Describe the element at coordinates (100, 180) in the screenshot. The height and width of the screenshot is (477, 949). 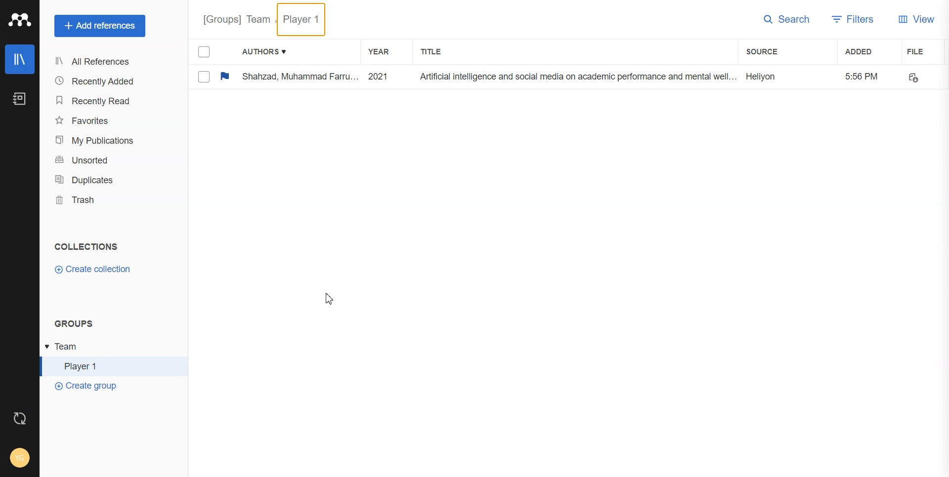
I see `Duplicates` at that location.